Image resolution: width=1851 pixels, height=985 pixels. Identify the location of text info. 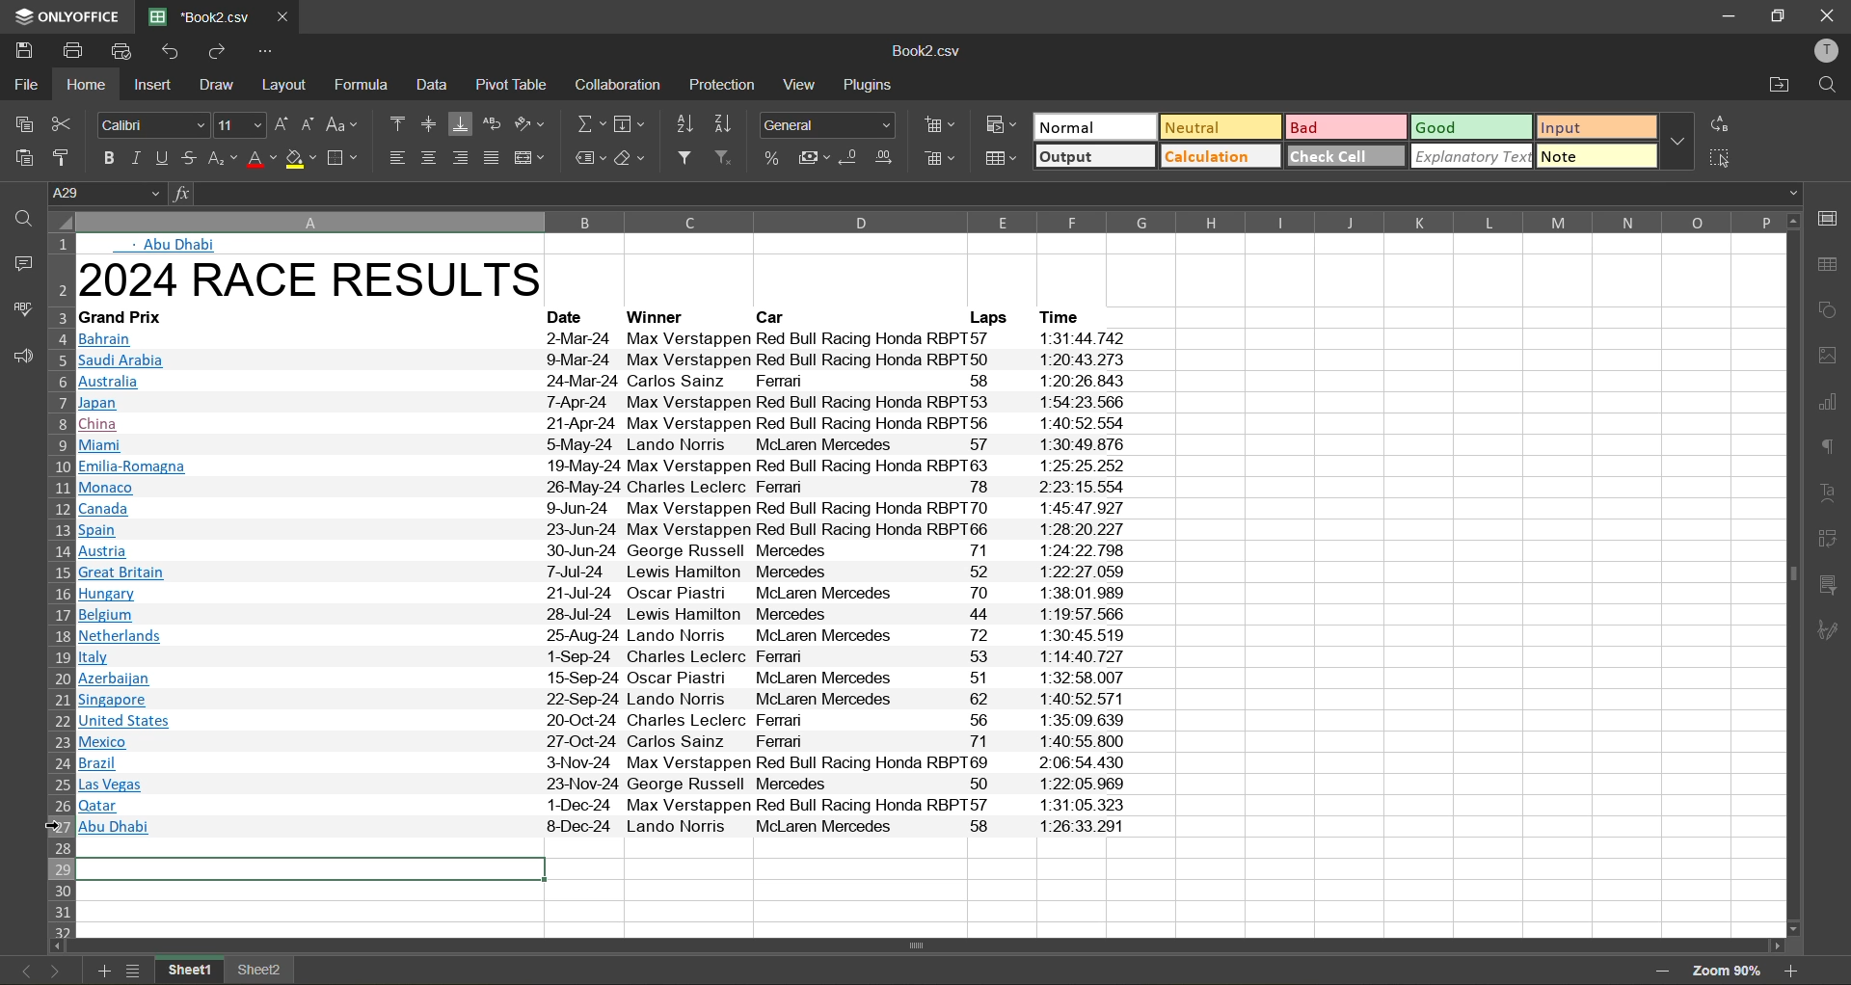
(603, 467).